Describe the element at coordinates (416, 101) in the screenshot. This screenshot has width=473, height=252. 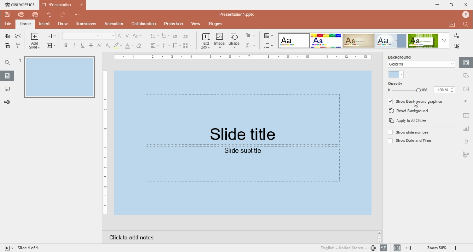
I see `checkbox: show background graphics` at that location.